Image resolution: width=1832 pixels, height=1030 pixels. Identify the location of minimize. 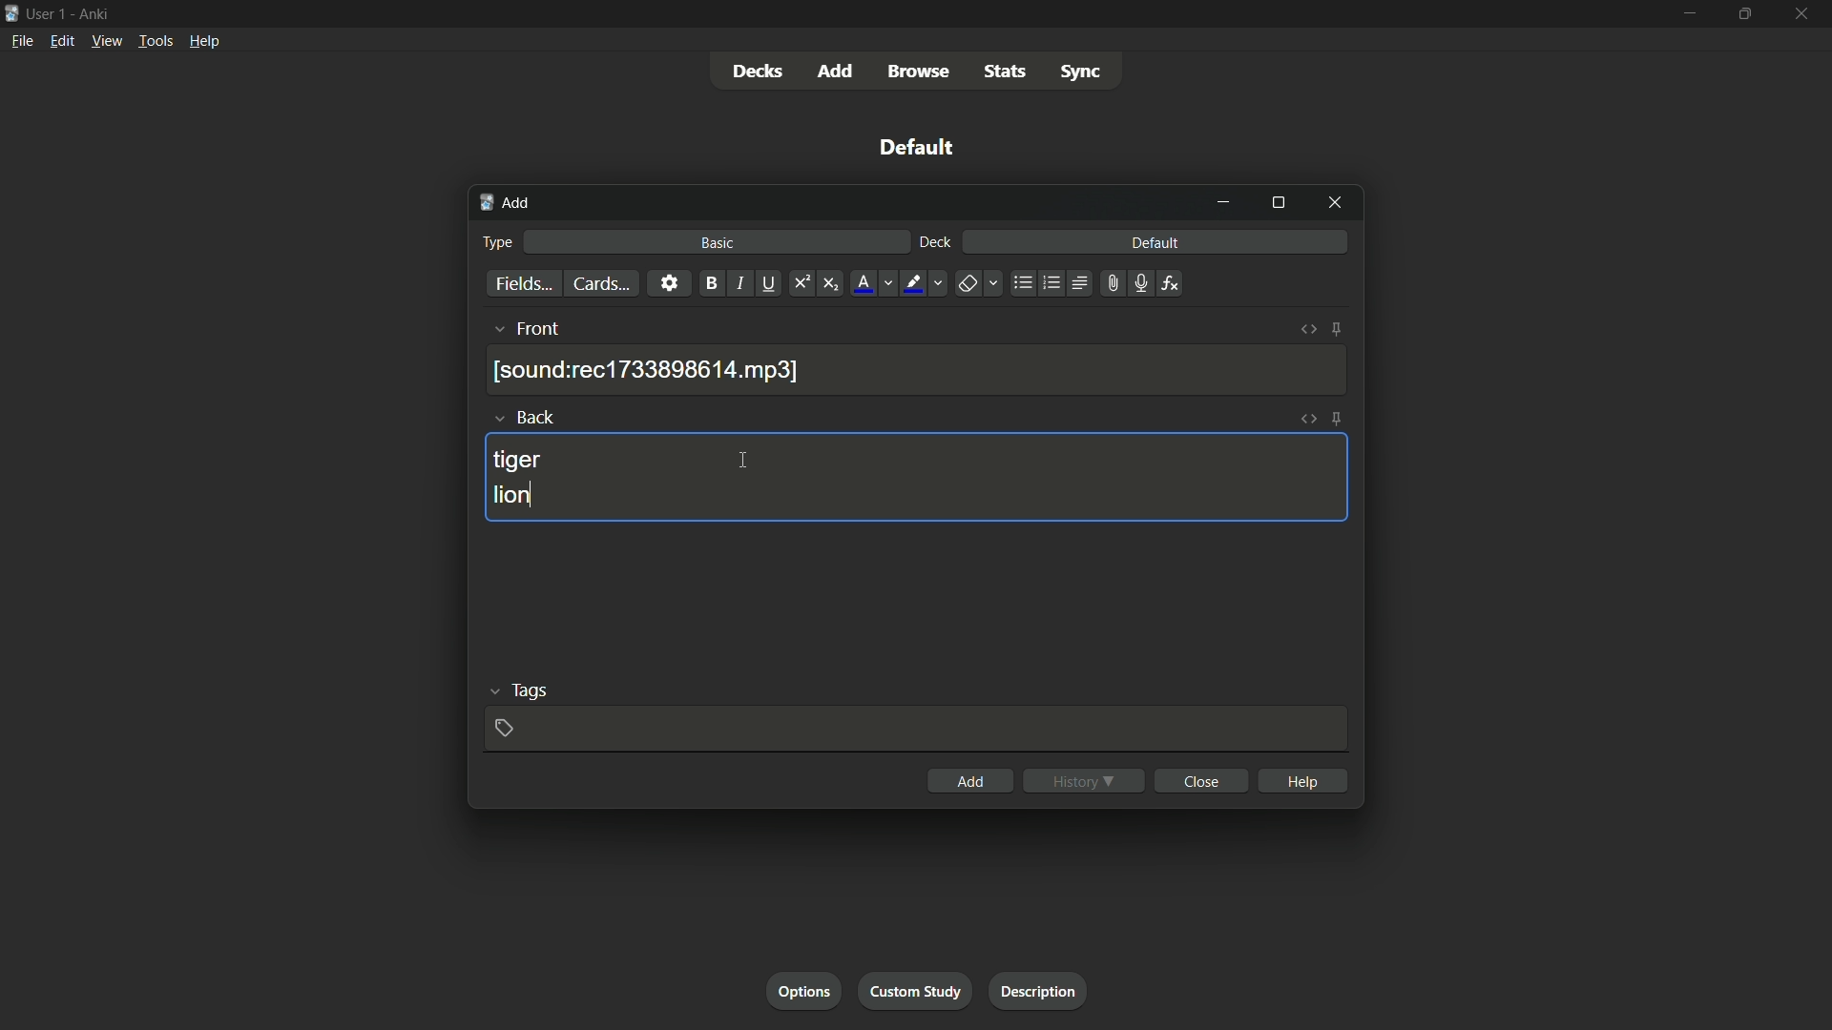
(1226, 202).